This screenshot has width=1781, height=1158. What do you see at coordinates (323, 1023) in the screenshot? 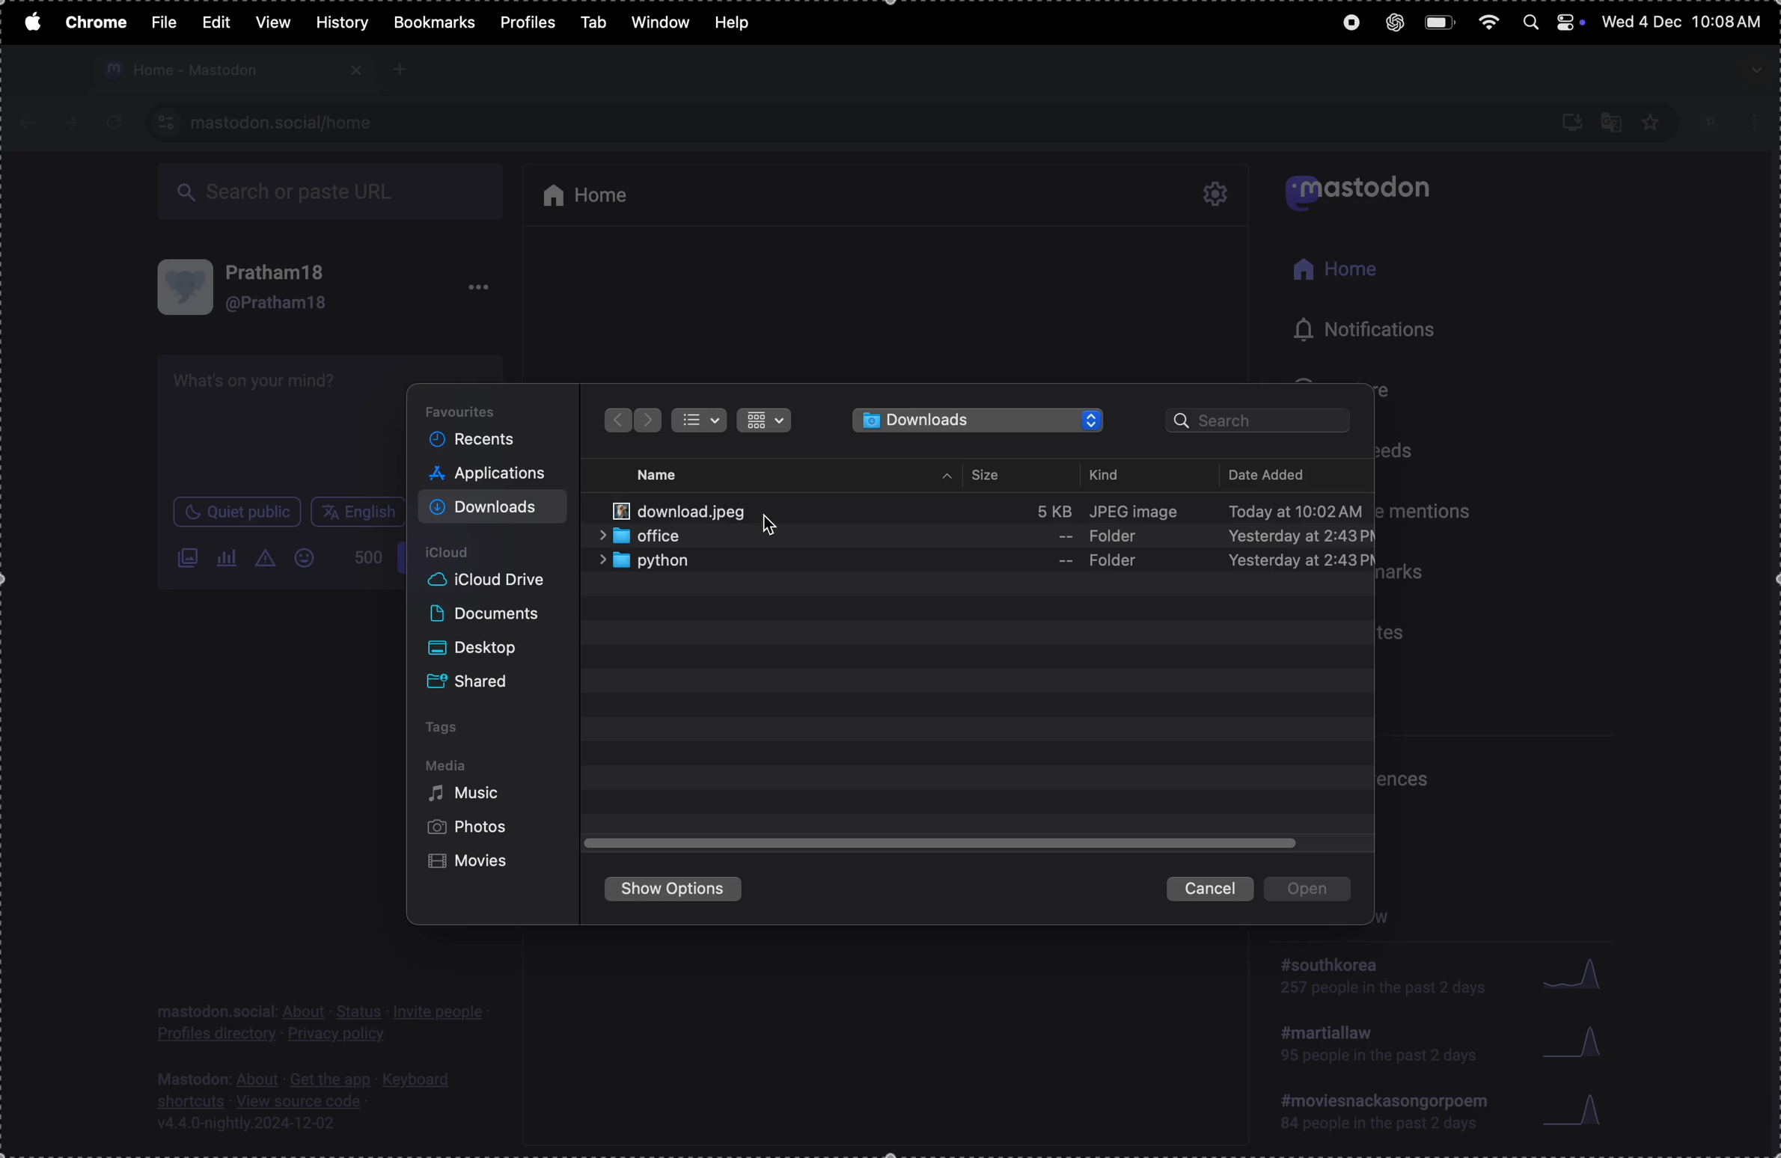
I see `Privacy policy` at bounding box center [323, 1023].